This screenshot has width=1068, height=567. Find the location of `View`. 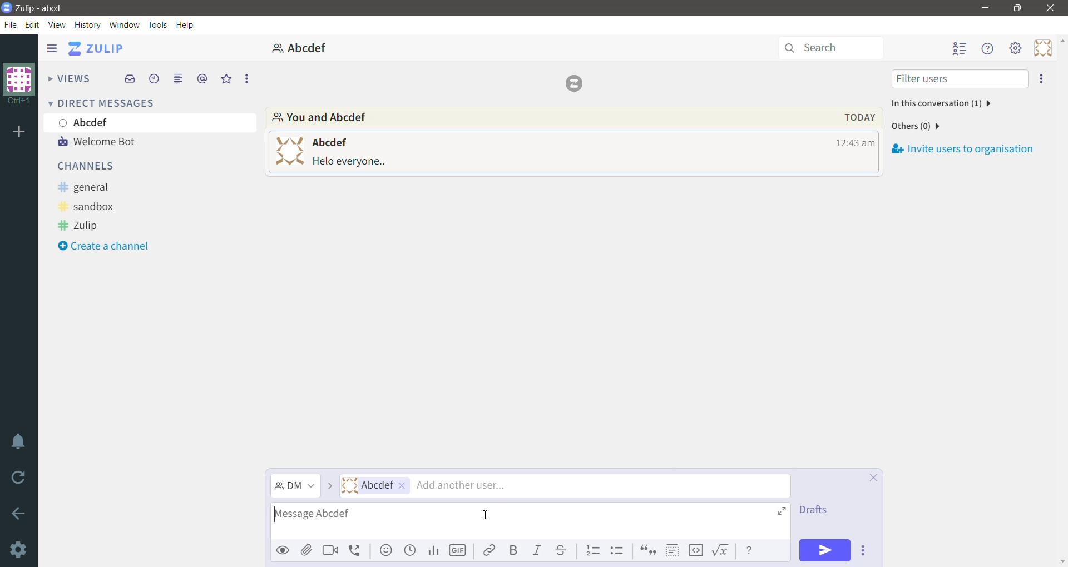

View is located at coordinates (57, 24).